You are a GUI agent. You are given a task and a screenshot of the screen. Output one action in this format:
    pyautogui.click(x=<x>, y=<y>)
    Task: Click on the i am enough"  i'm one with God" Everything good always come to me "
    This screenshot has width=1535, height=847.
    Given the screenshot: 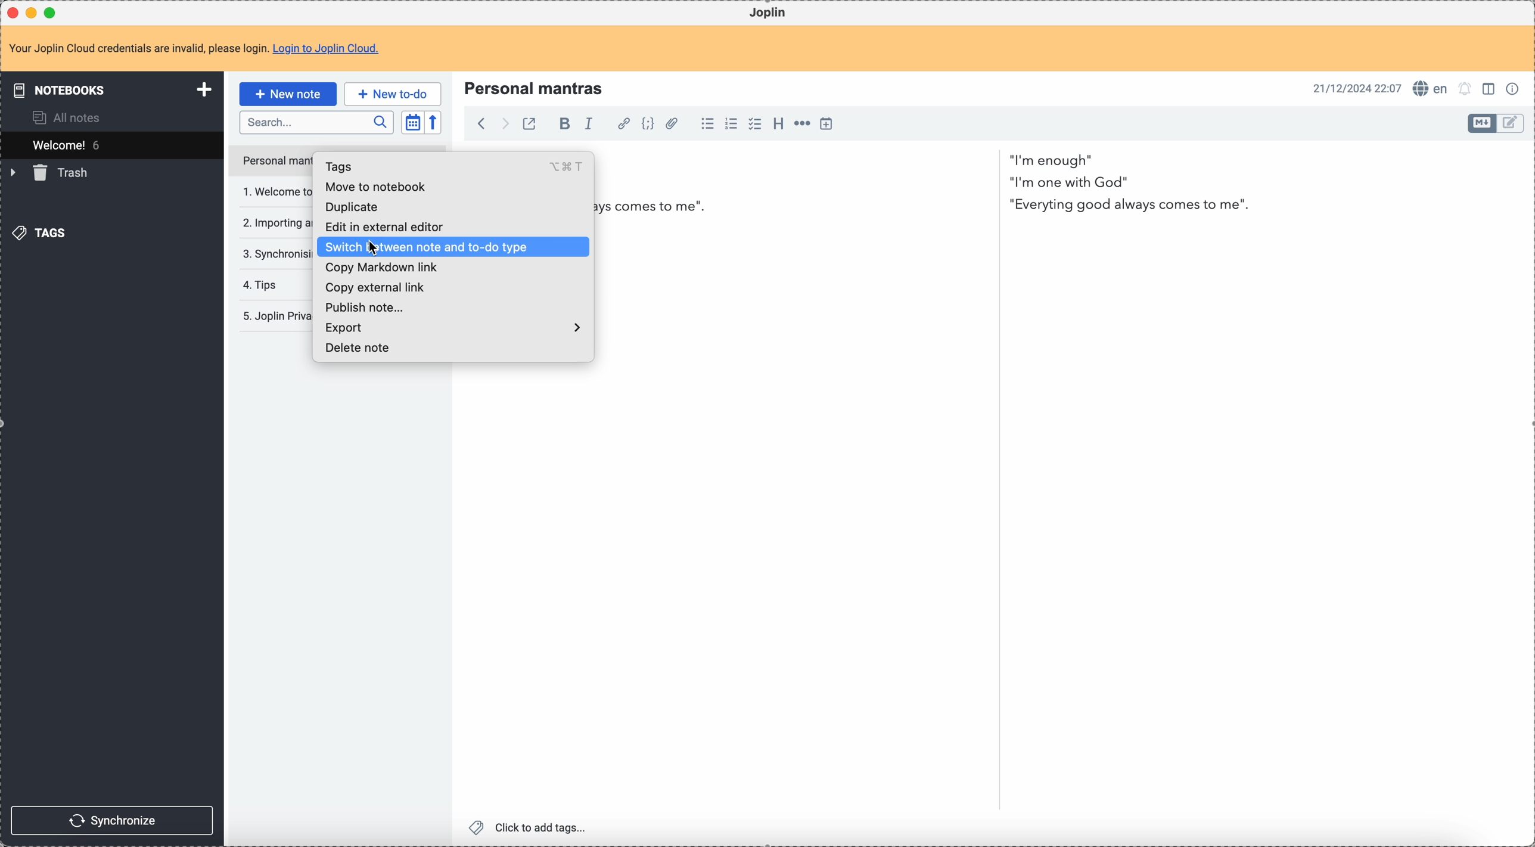 What is the action you would take?
    pyautogui.click(x=931, y=187)
    